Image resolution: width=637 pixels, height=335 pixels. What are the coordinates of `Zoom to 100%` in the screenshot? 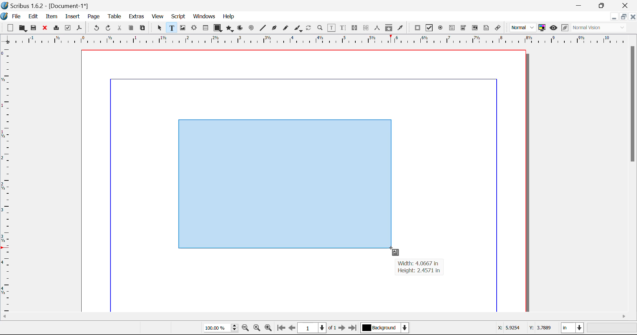 It's located at (257, 329).